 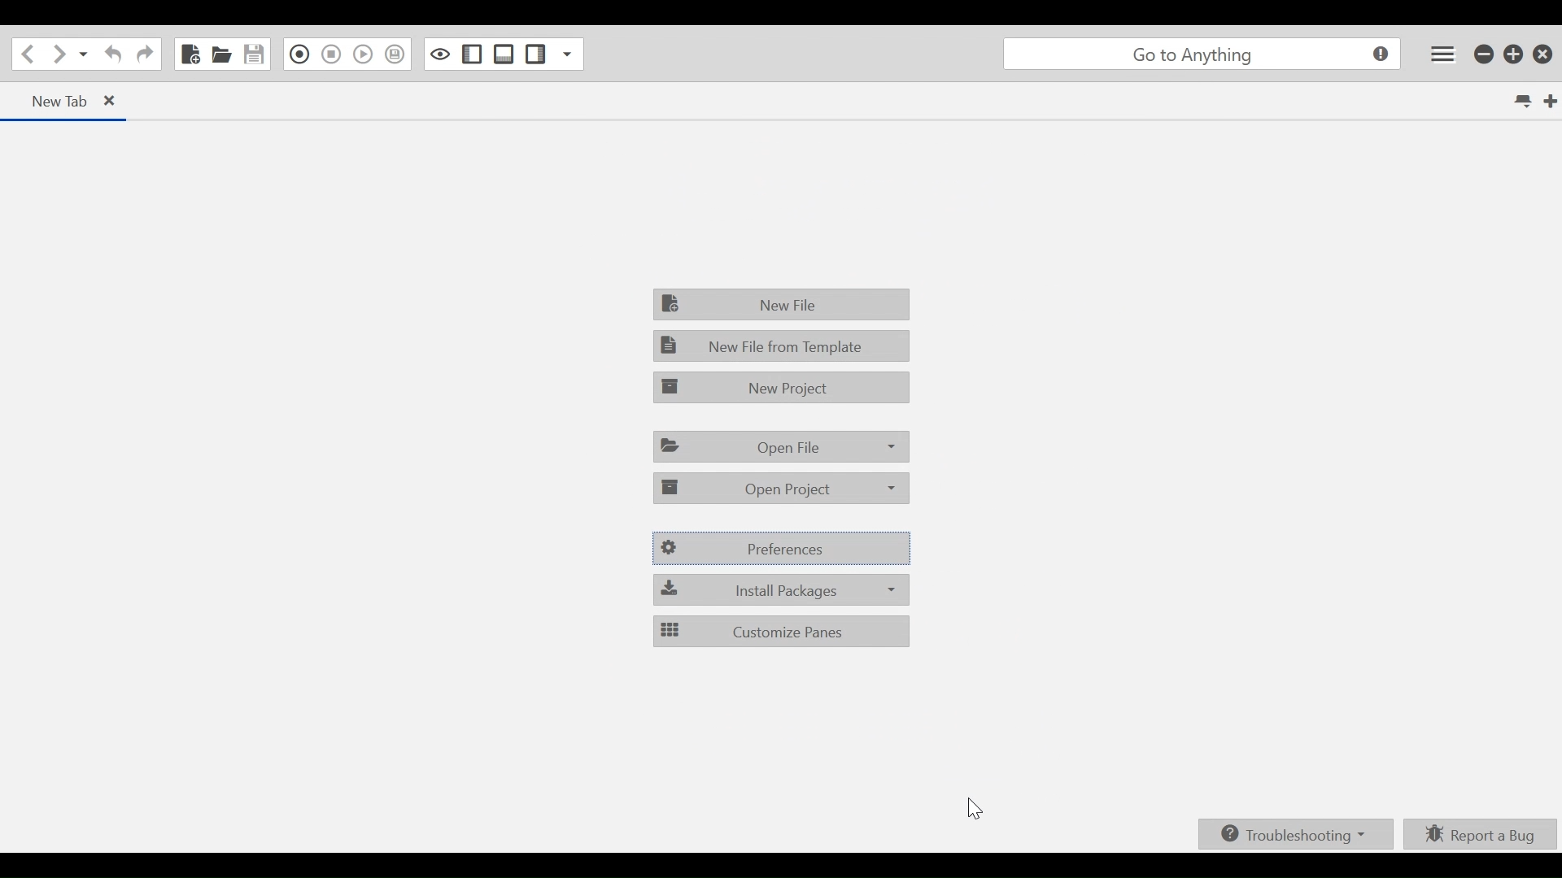 I want to click on Customize Panes, so click(x=780, y=631).